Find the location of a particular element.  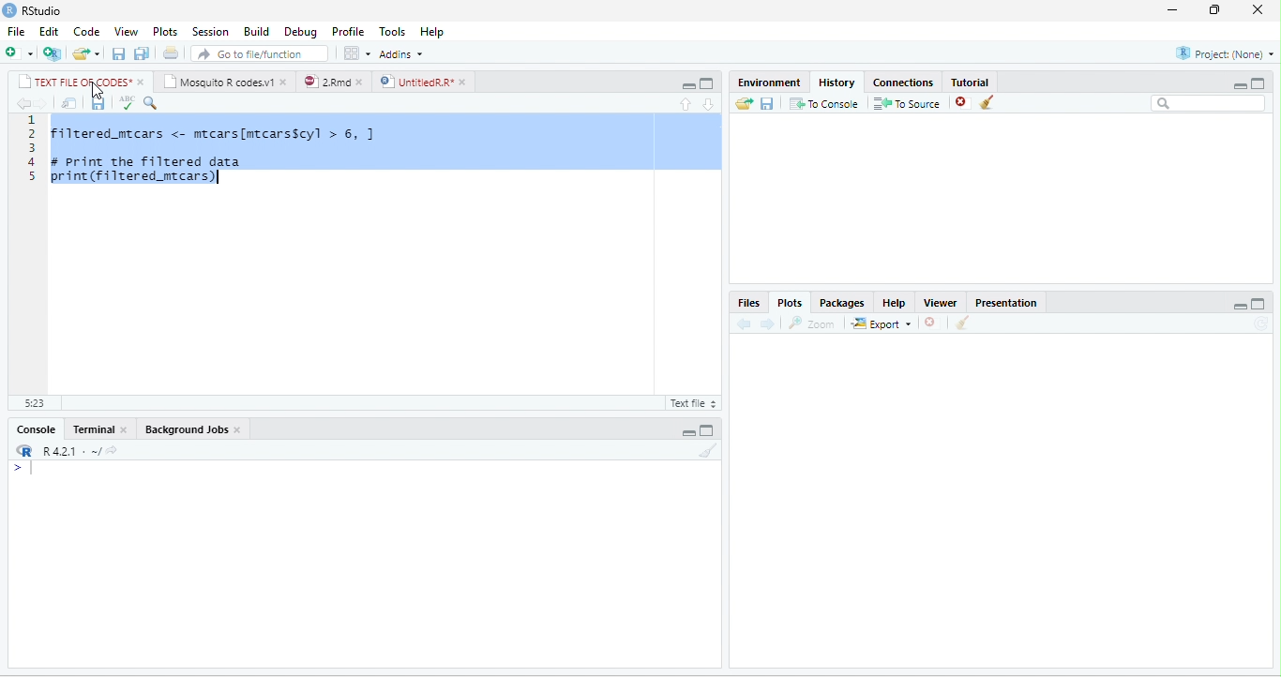

maximize is located at coordinates (1258, 304).